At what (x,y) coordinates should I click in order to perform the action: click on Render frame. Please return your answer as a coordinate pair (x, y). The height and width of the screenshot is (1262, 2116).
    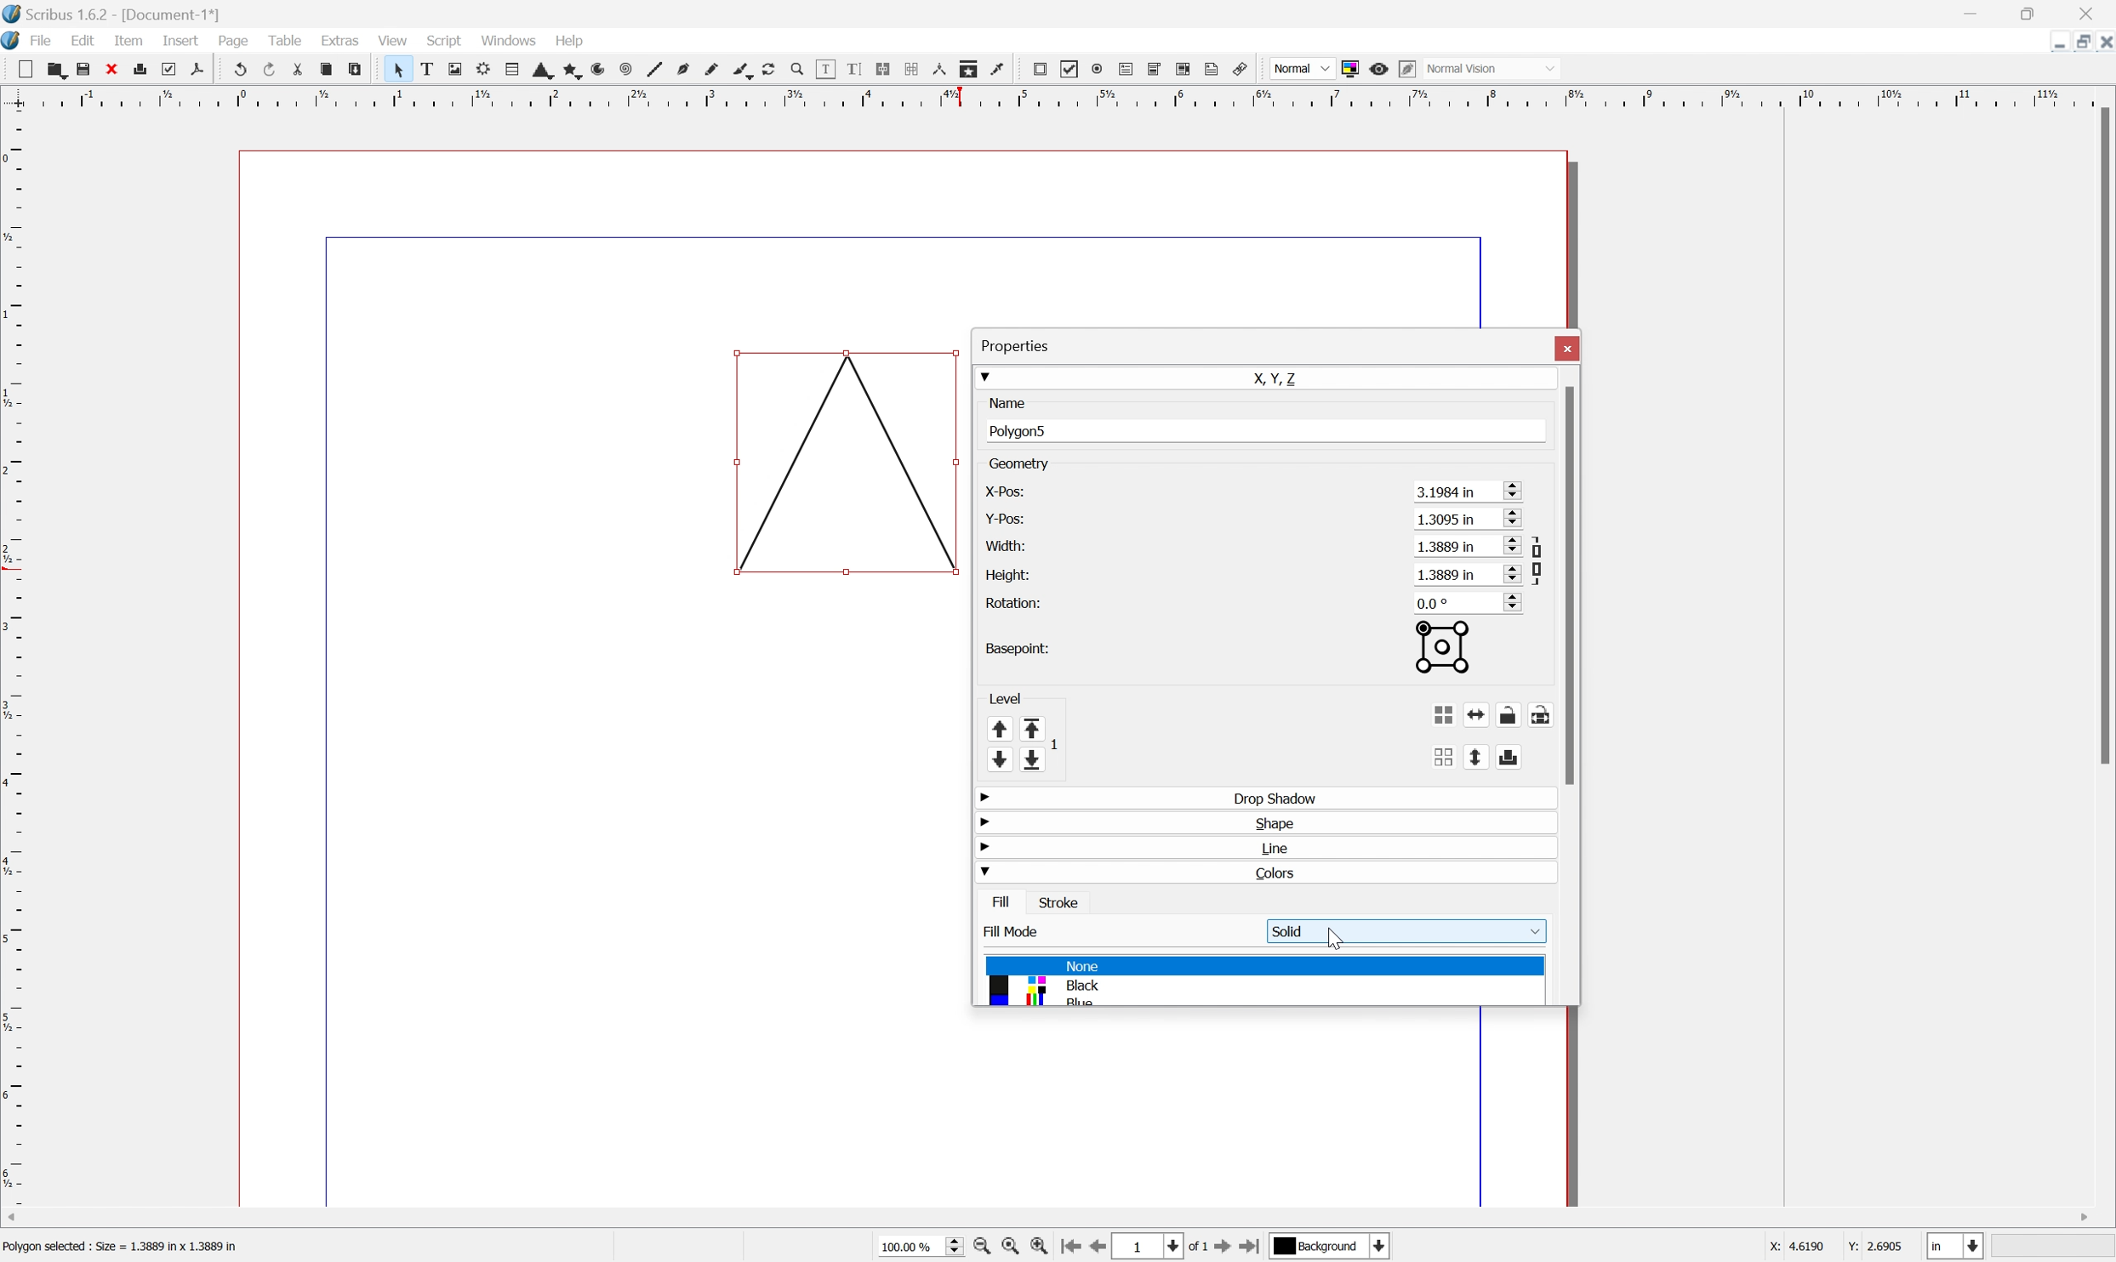
    Looking at the image, I should click on (483, 71).